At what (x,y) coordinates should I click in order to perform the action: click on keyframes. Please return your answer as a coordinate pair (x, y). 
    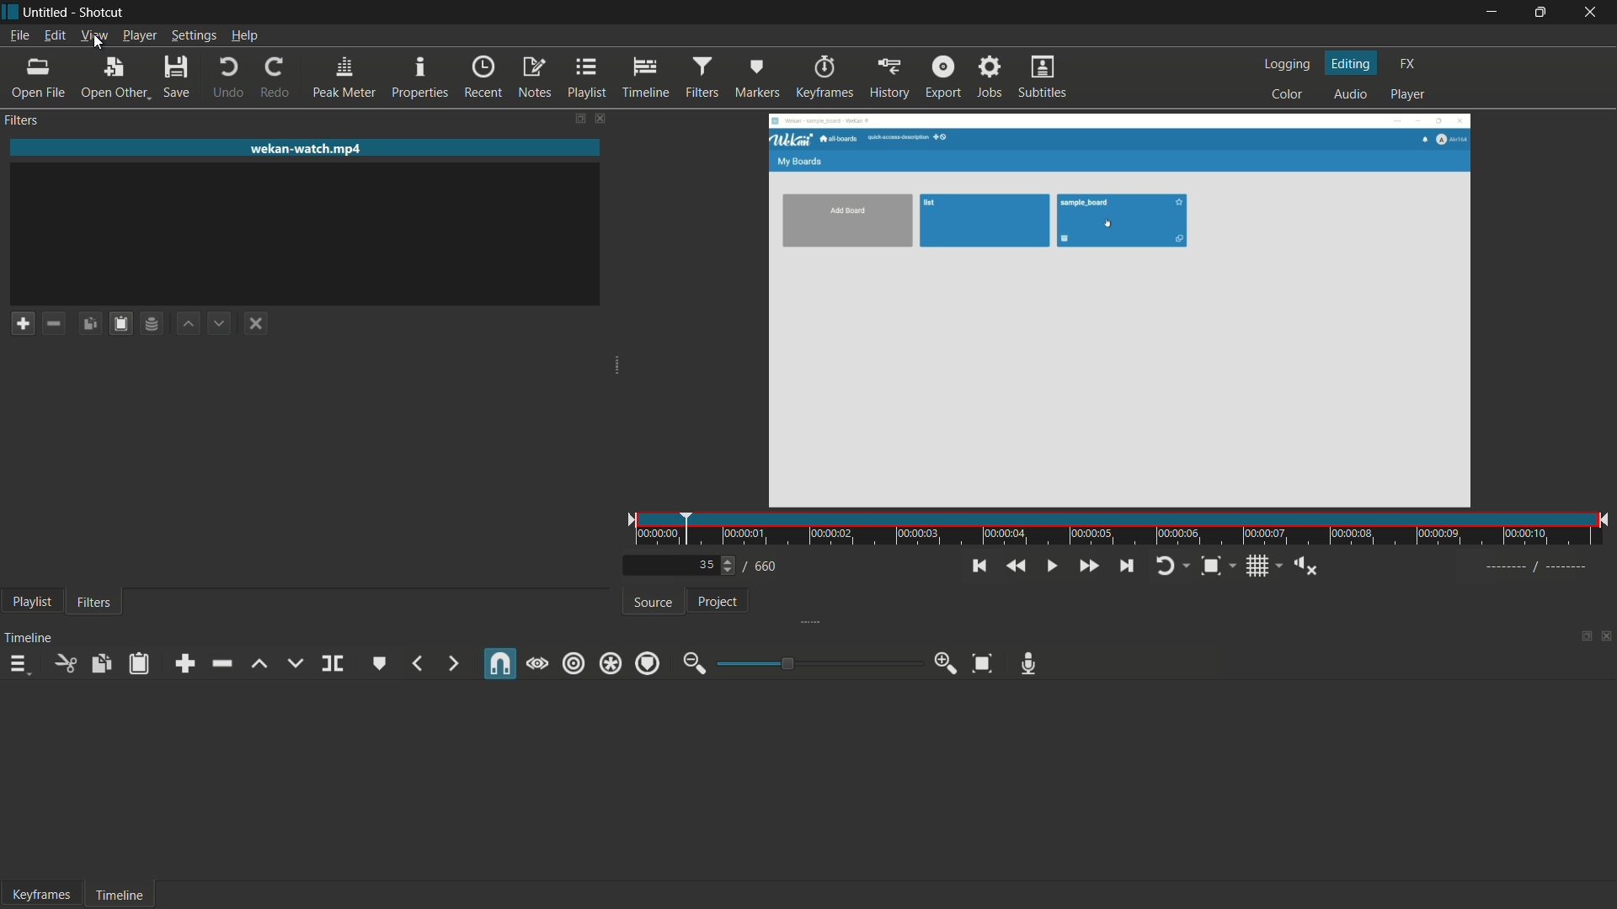
    Looking at the image, I should click on (825, 78).